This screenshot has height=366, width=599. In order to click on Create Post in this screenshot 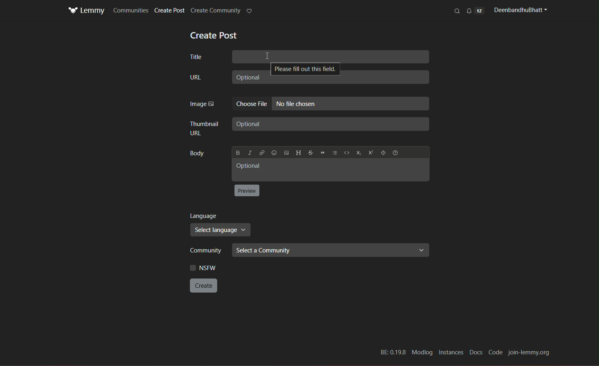, I will do `click(171, 11)`.